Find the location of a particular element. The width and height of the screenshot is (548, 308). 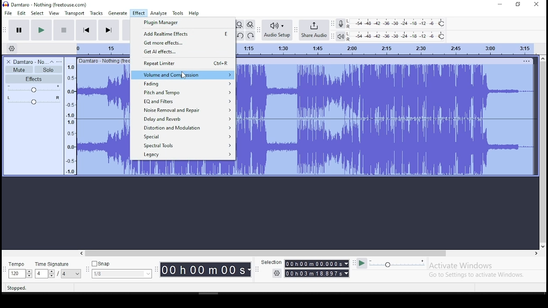

effects is located at coordinates (35, 79).